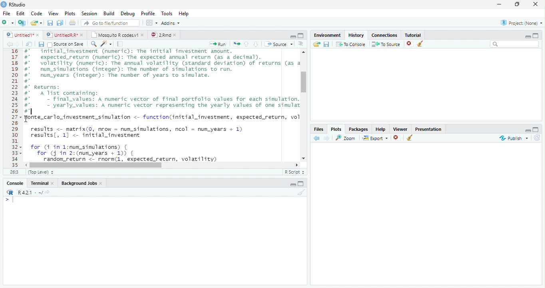 This screenshot has width=545, height=288. Describe the element at coordinates (26, 165) in the screenshot. I see `Scroll Left` at that location.